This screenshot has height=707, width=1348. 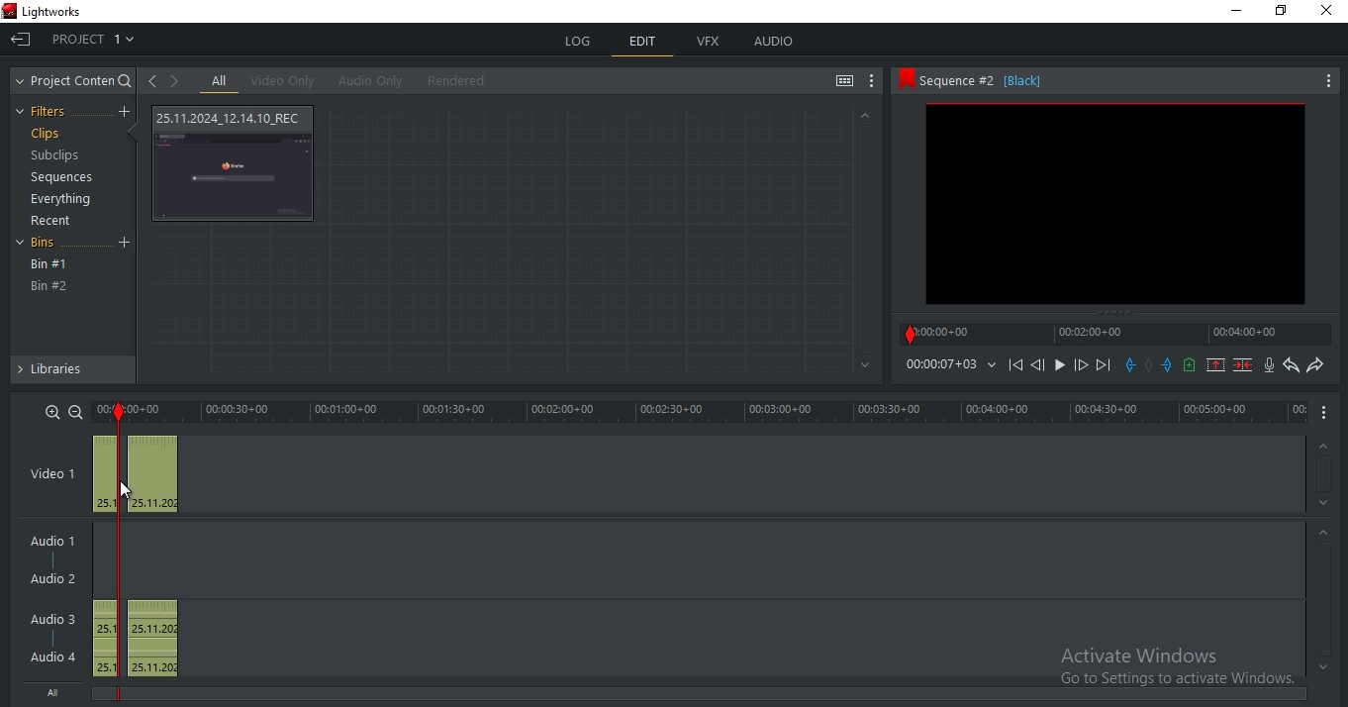 I want to click on Audio 3, so click(x=50, y=617).